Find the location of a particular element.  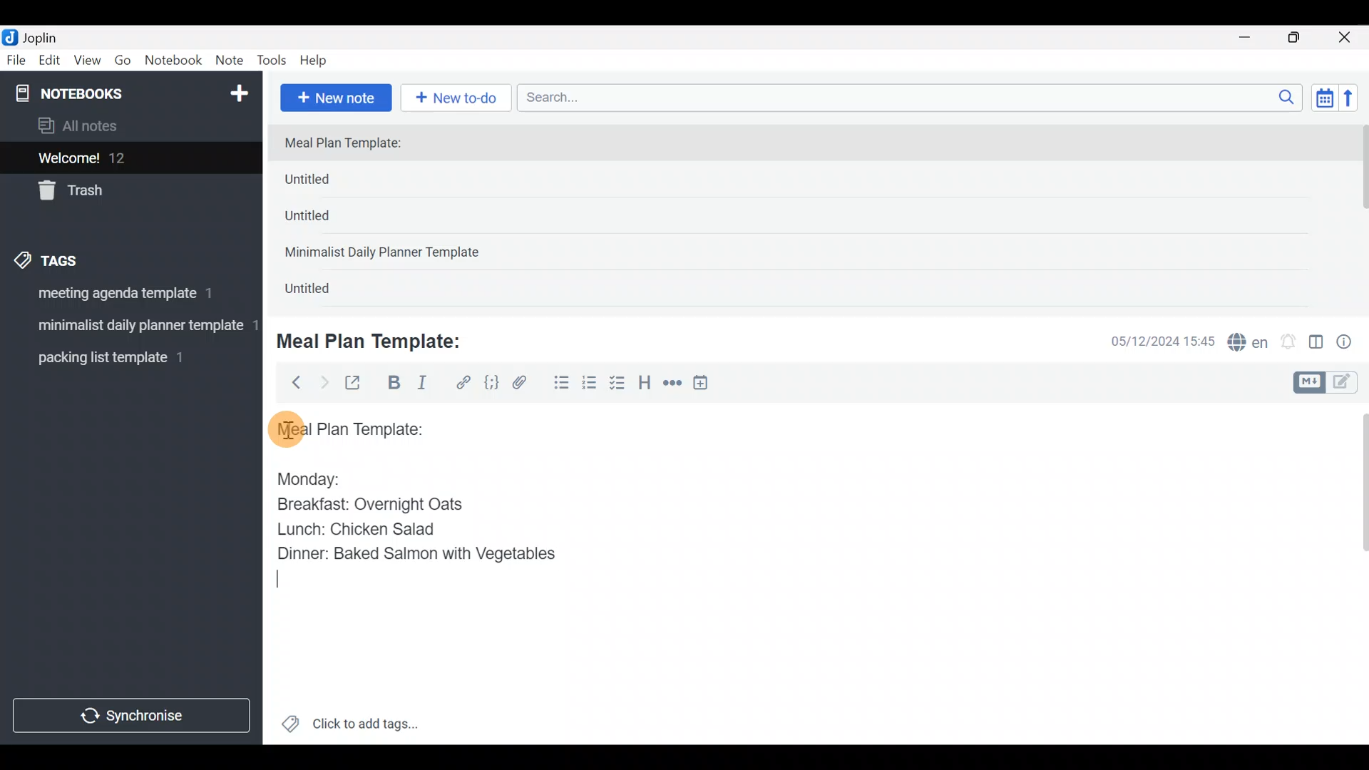

Maximize is located at coordinates (1303, 38).